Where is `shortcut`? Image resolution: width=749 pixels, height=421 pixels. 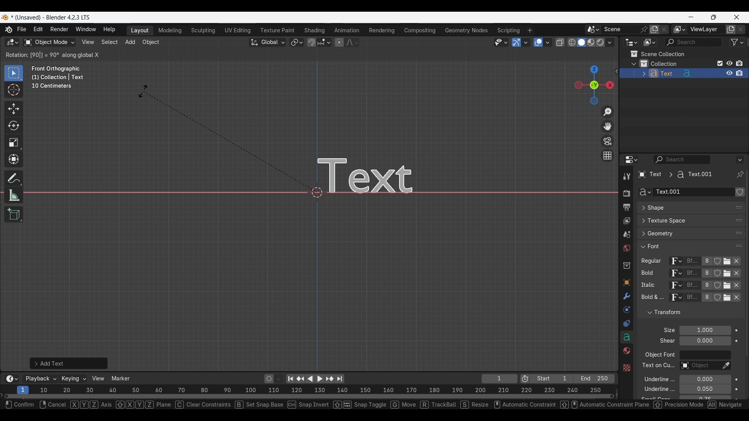 shortcut is located at coordinates (728, 405).